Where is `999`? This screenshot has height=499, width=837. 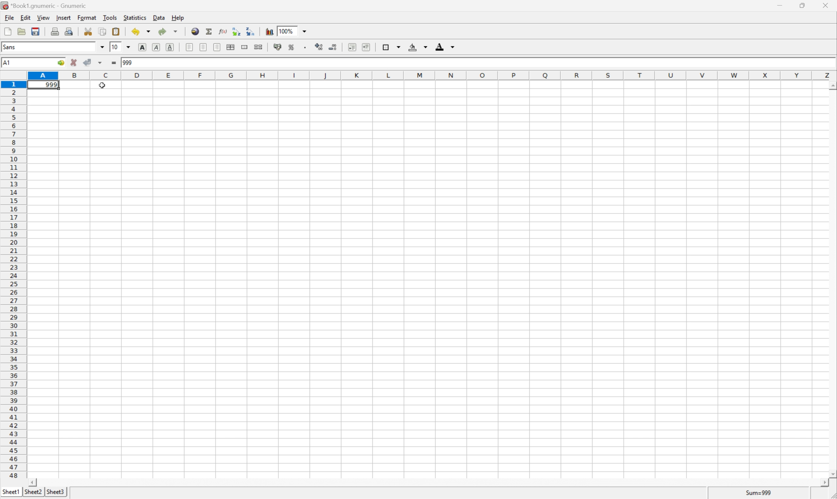 999 is located at coordinates (43, 86).